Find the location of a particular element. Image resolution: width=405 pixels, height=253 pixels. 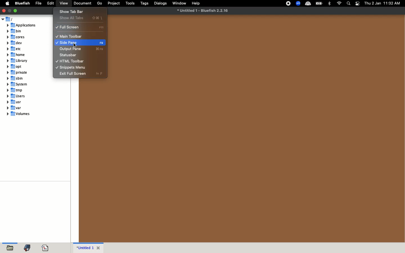

code is located at coordinates (45, 248).